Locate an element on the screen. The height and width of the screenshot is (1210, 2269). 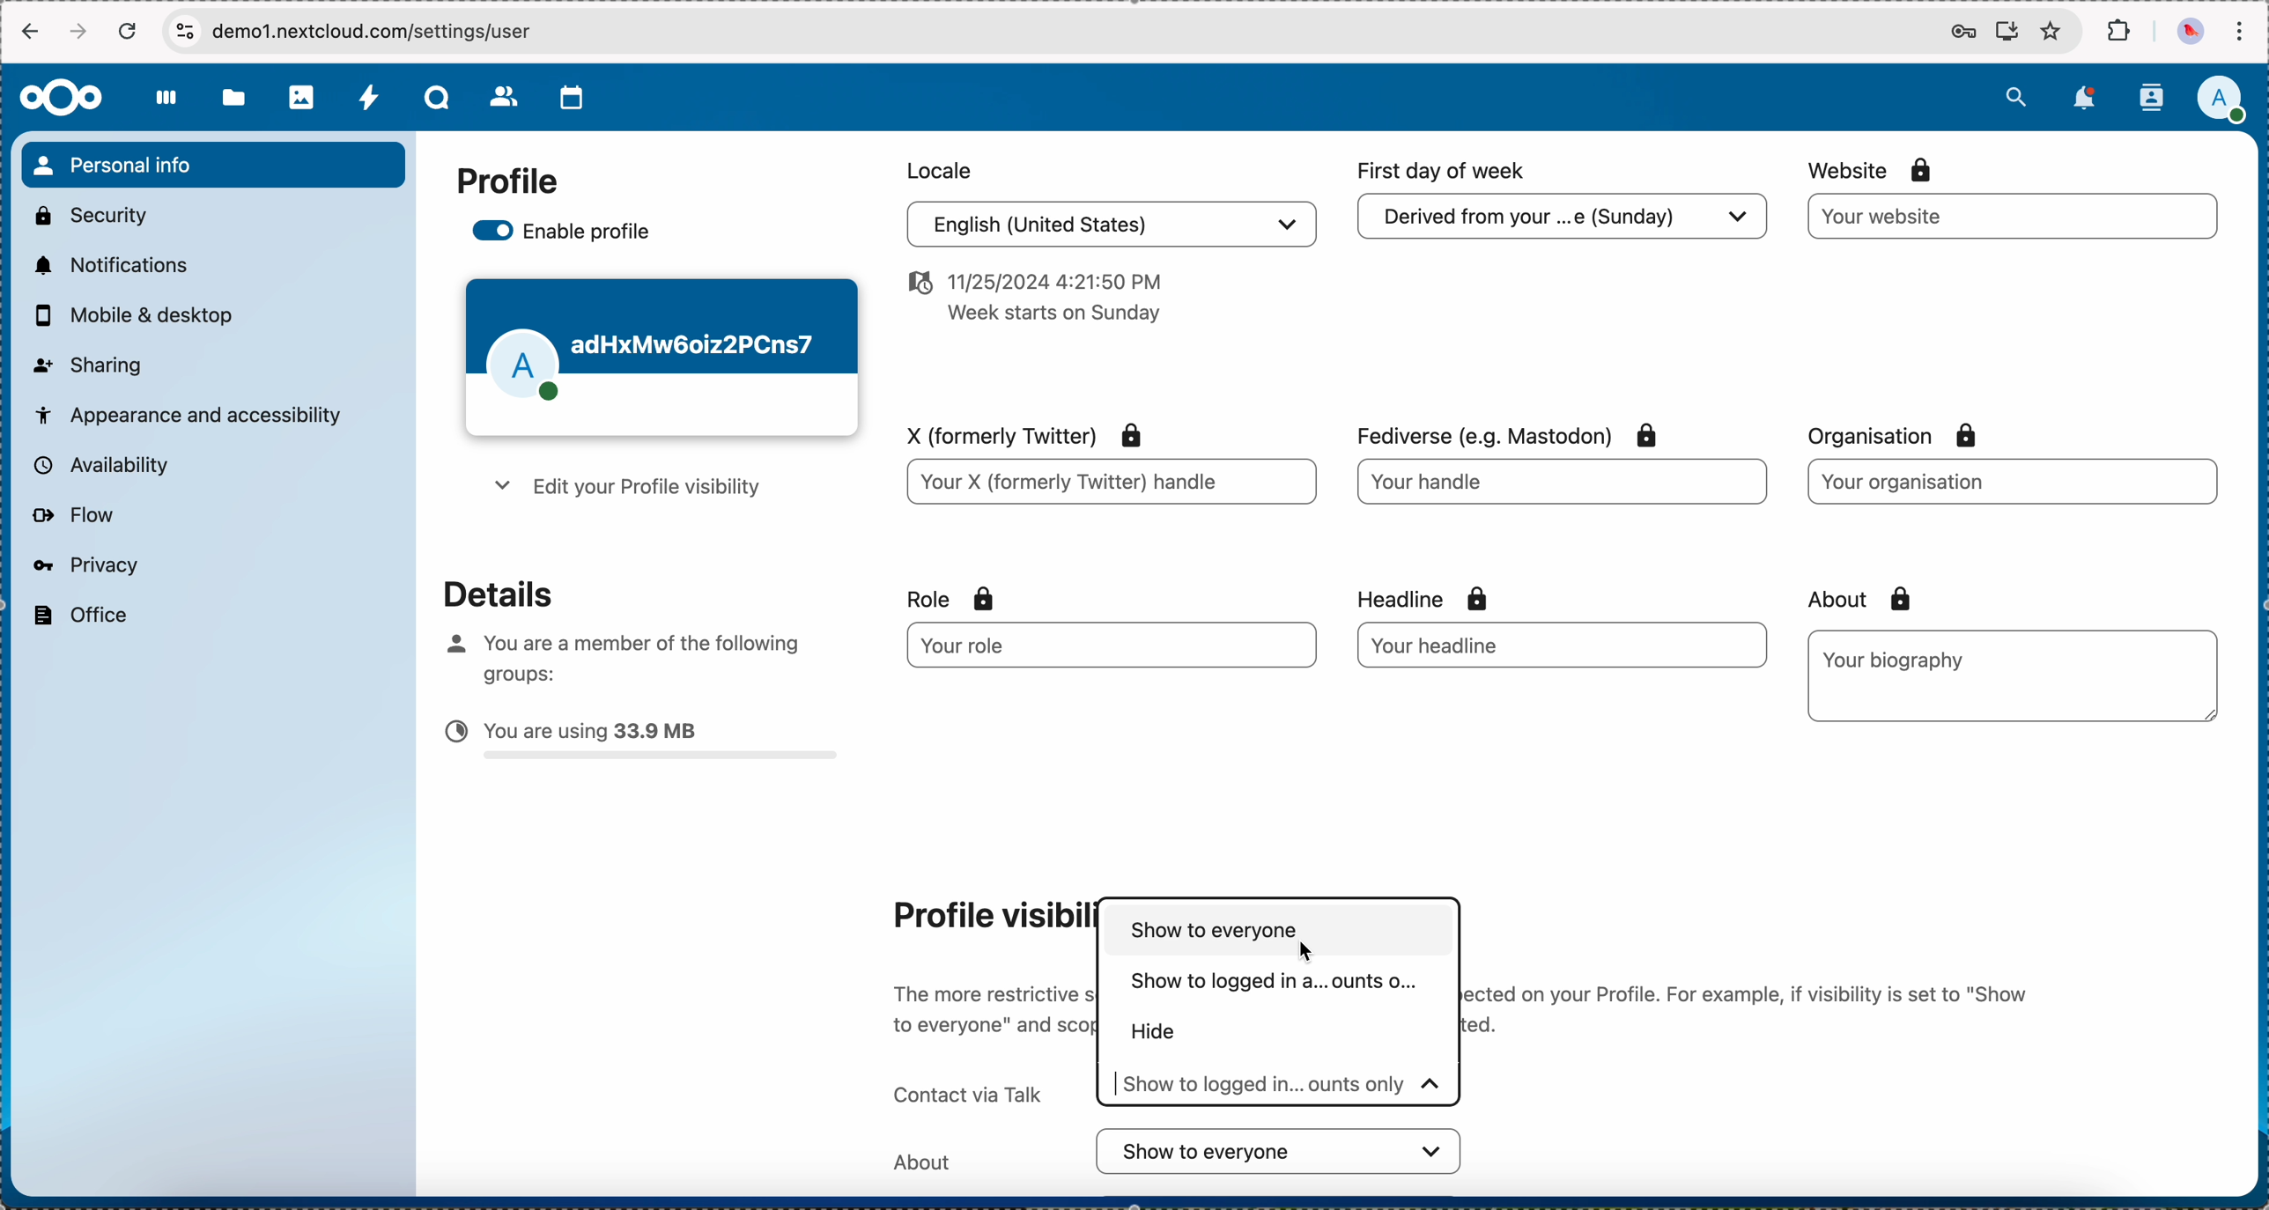
enable profile is located at coordinates (565, 233).